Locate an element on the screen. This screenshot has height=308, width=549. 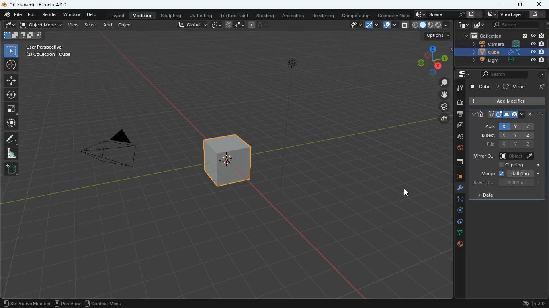
clipping is located at coordinates (517, 164).